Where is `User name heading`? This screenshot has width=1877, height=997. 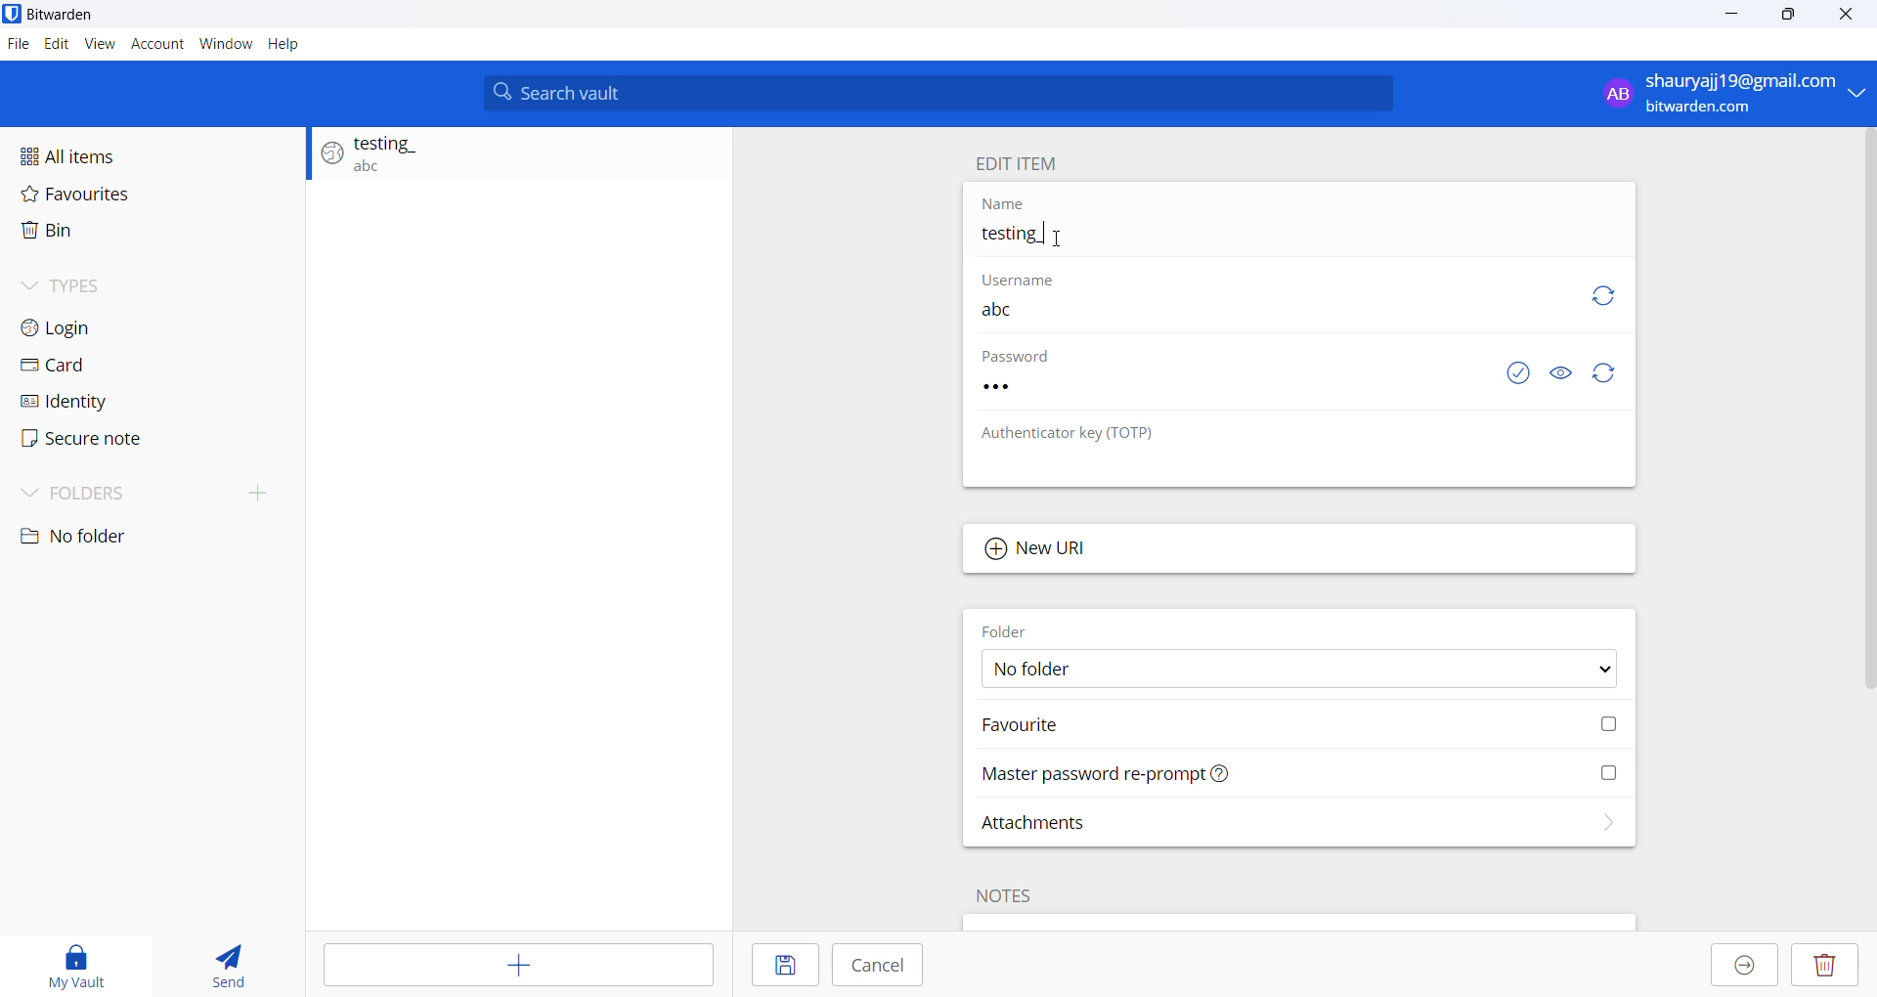
User name heading is located at coordinates (1011, 282).